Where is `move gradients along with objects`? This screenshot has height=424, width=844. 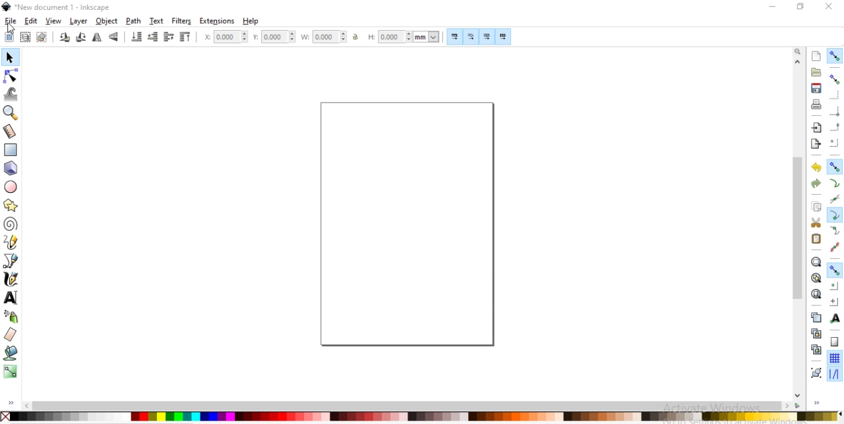
move gradients along with objects is located at coordinates (486, 38).